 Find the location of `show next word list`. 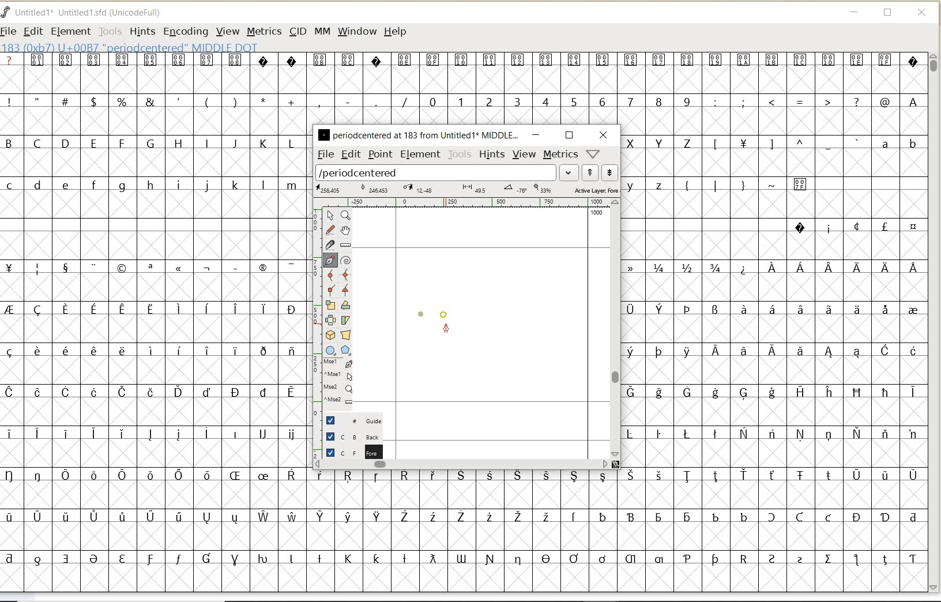

show next word list is located at coordinates (611, 173).